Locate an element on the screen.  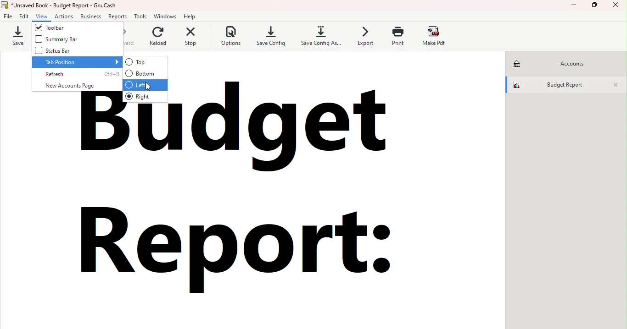
Print is located at coordinates (394, 38).